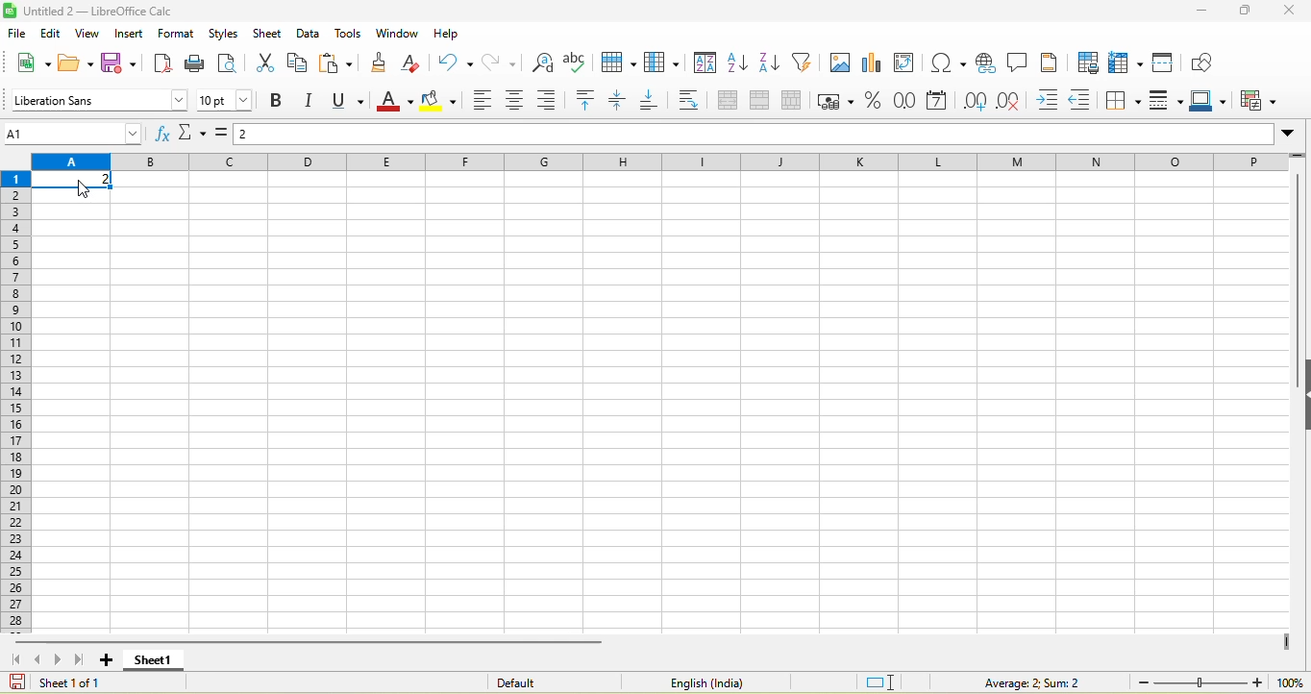  What do you see at coordinates (618, 62) in the screenshot?
I see `row` at bounding box center [618, 62].